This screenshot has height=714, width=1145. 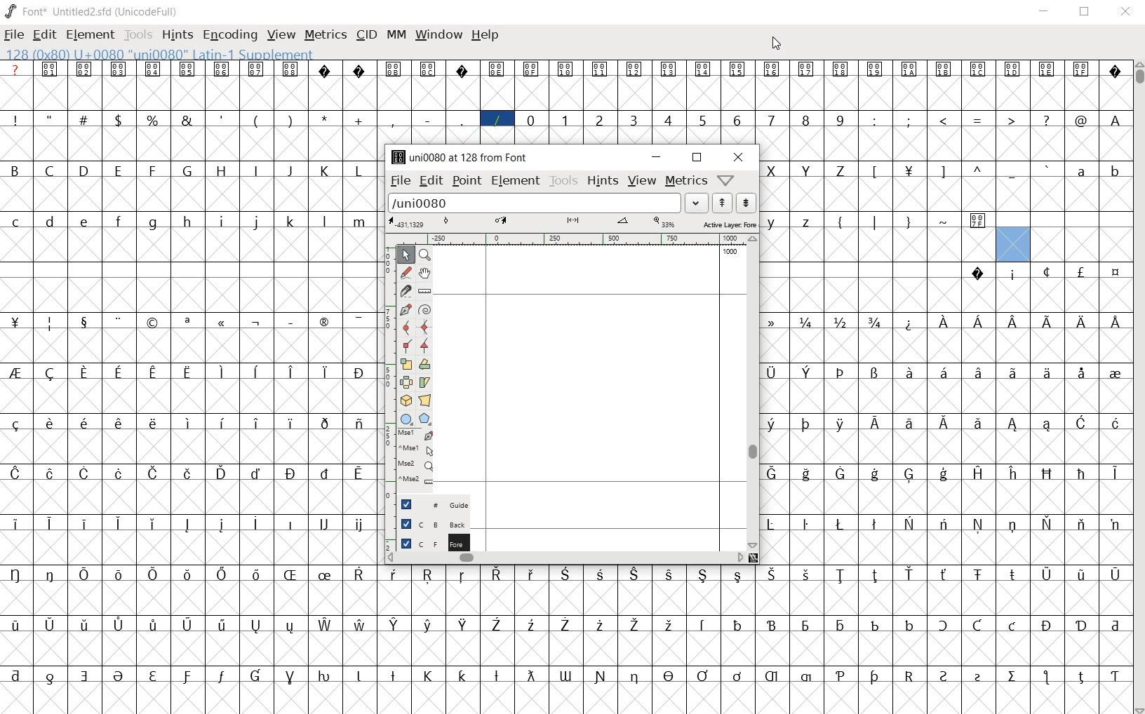 What do you see at coordinates (771, 171) in the screenshot?
I see `glyph` at bounding box center [771, 171].